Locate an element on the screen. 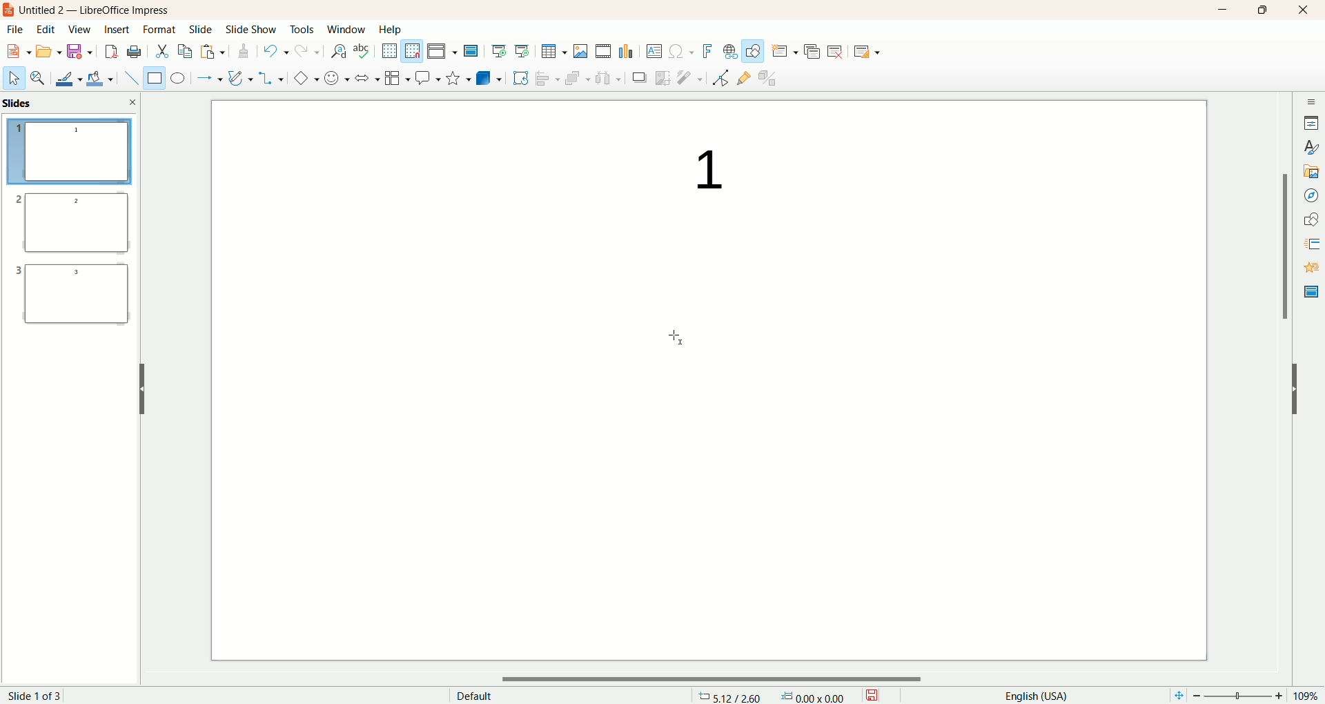 Image resolution: width=1325 pixels, height=704 pixels. display view is located at coordinates (444, 50).